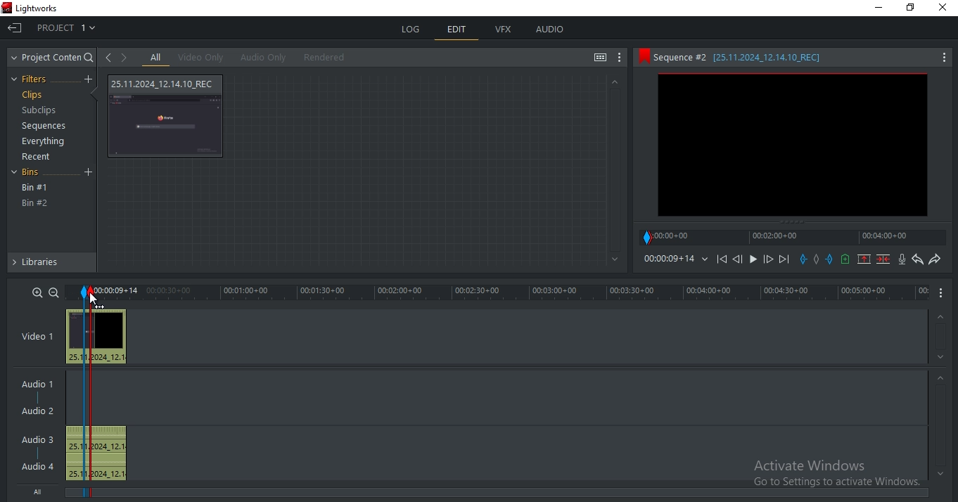  What do you see at coordinates (53, 58) in the screenshot?
I see `project content` at bounding box center [53, 58].